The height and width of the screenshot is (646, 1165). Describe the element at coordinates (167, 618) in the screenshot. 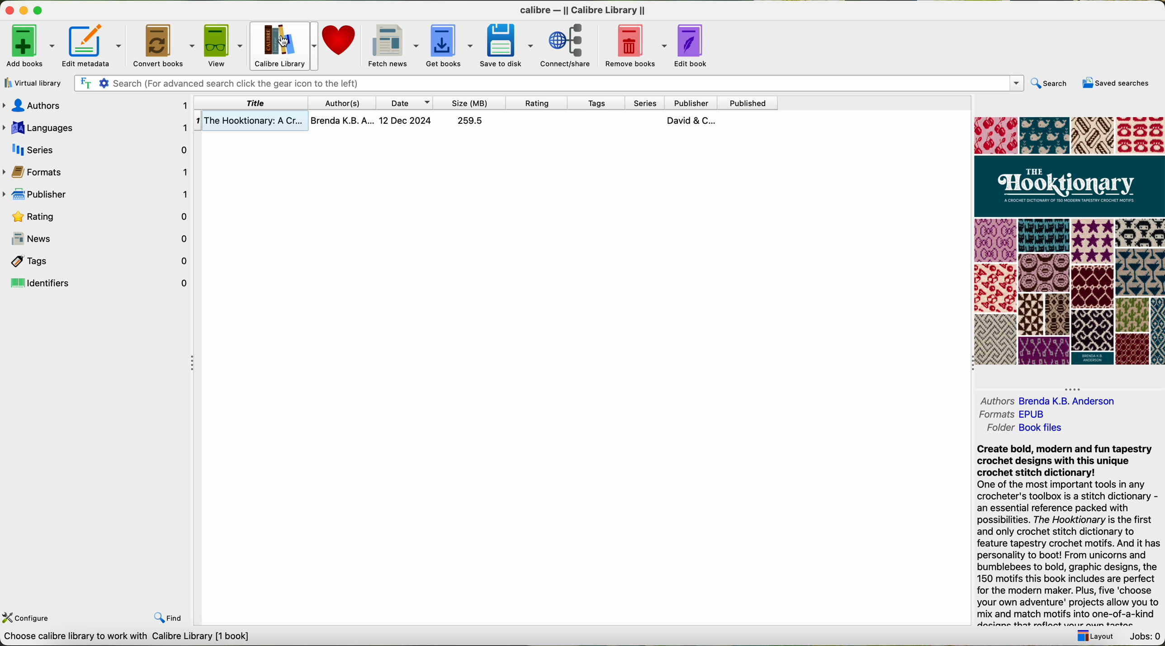

I see `find` at that location.